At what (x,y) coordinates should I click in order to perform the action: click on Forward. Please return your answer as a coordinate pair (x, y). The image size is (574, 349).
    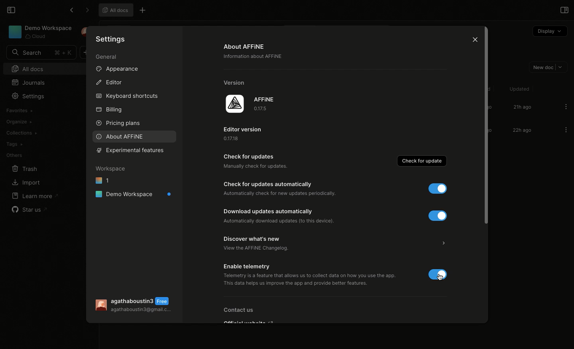
    Looking at the image, I should click on (87, 10).